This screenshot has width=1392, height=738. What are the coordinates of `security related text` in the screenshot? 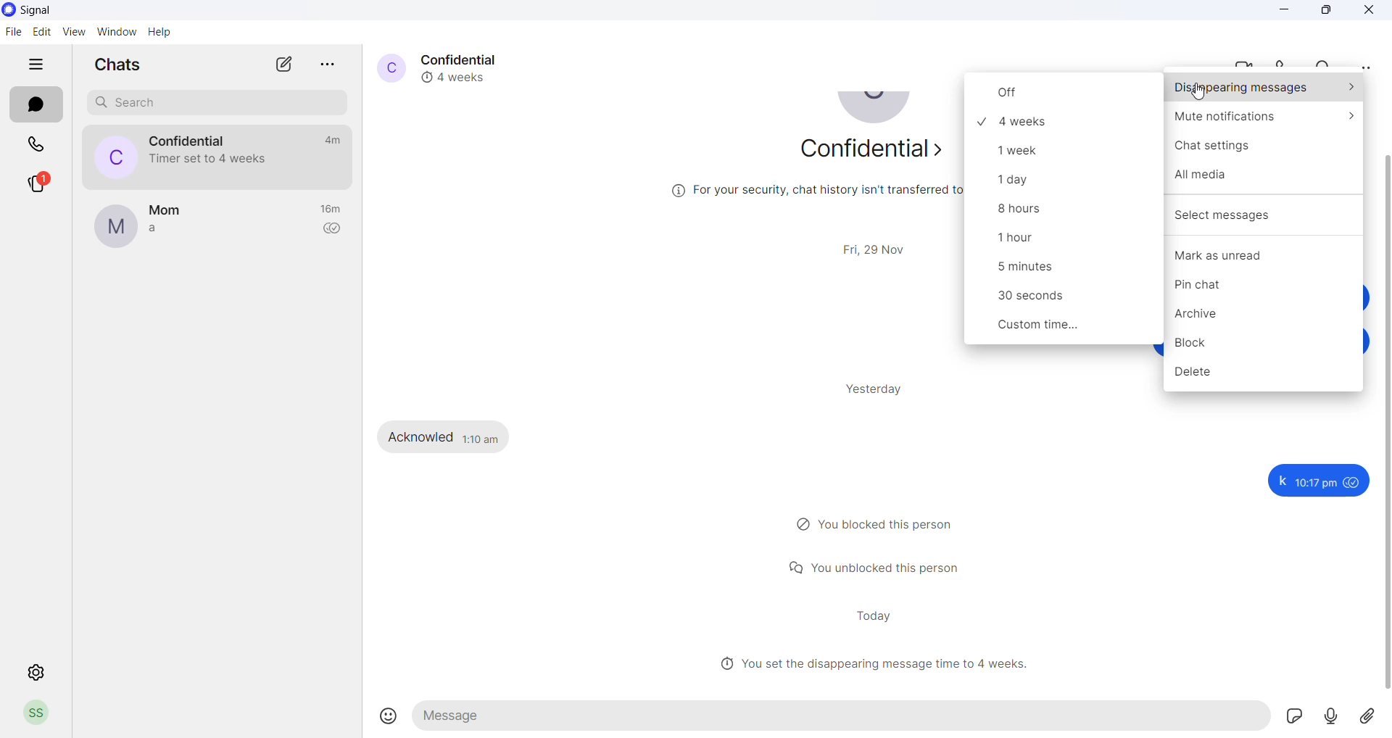 It's located at (795, 196).